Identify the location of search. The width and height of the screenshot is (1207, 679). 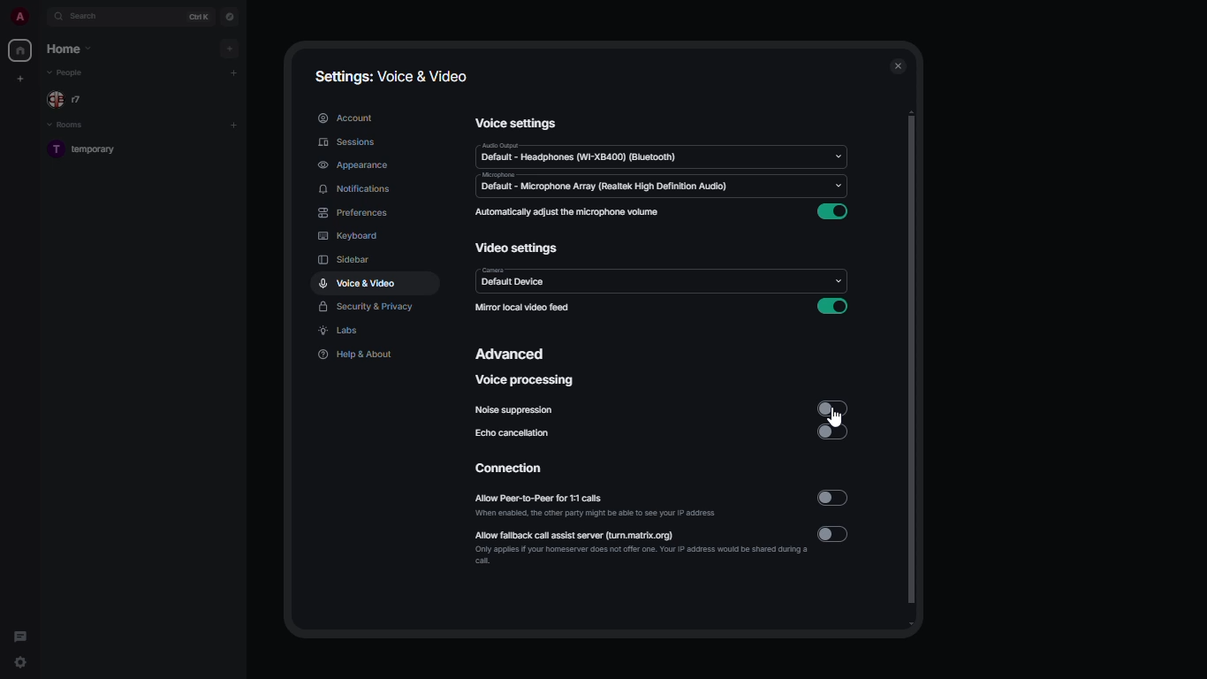
(94, 17).